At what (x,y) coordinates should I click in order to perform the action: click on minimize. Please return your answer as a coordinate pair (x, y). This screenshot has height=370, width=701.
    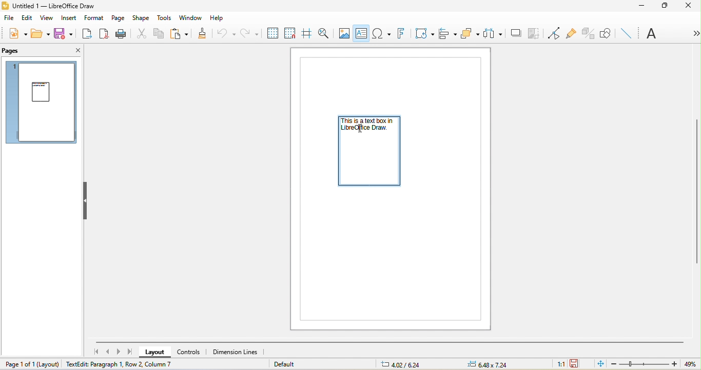
    Looking at the image, I should click on (641, 6).